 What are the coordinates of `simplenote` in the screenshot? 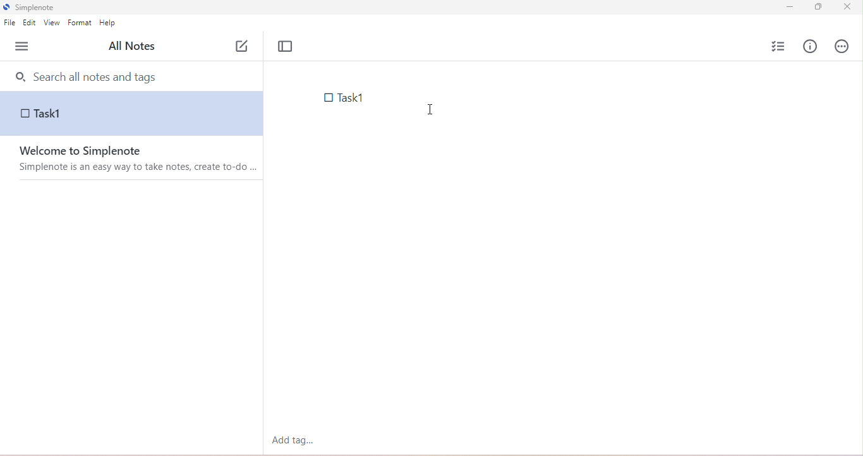 It's located at (34, 8).